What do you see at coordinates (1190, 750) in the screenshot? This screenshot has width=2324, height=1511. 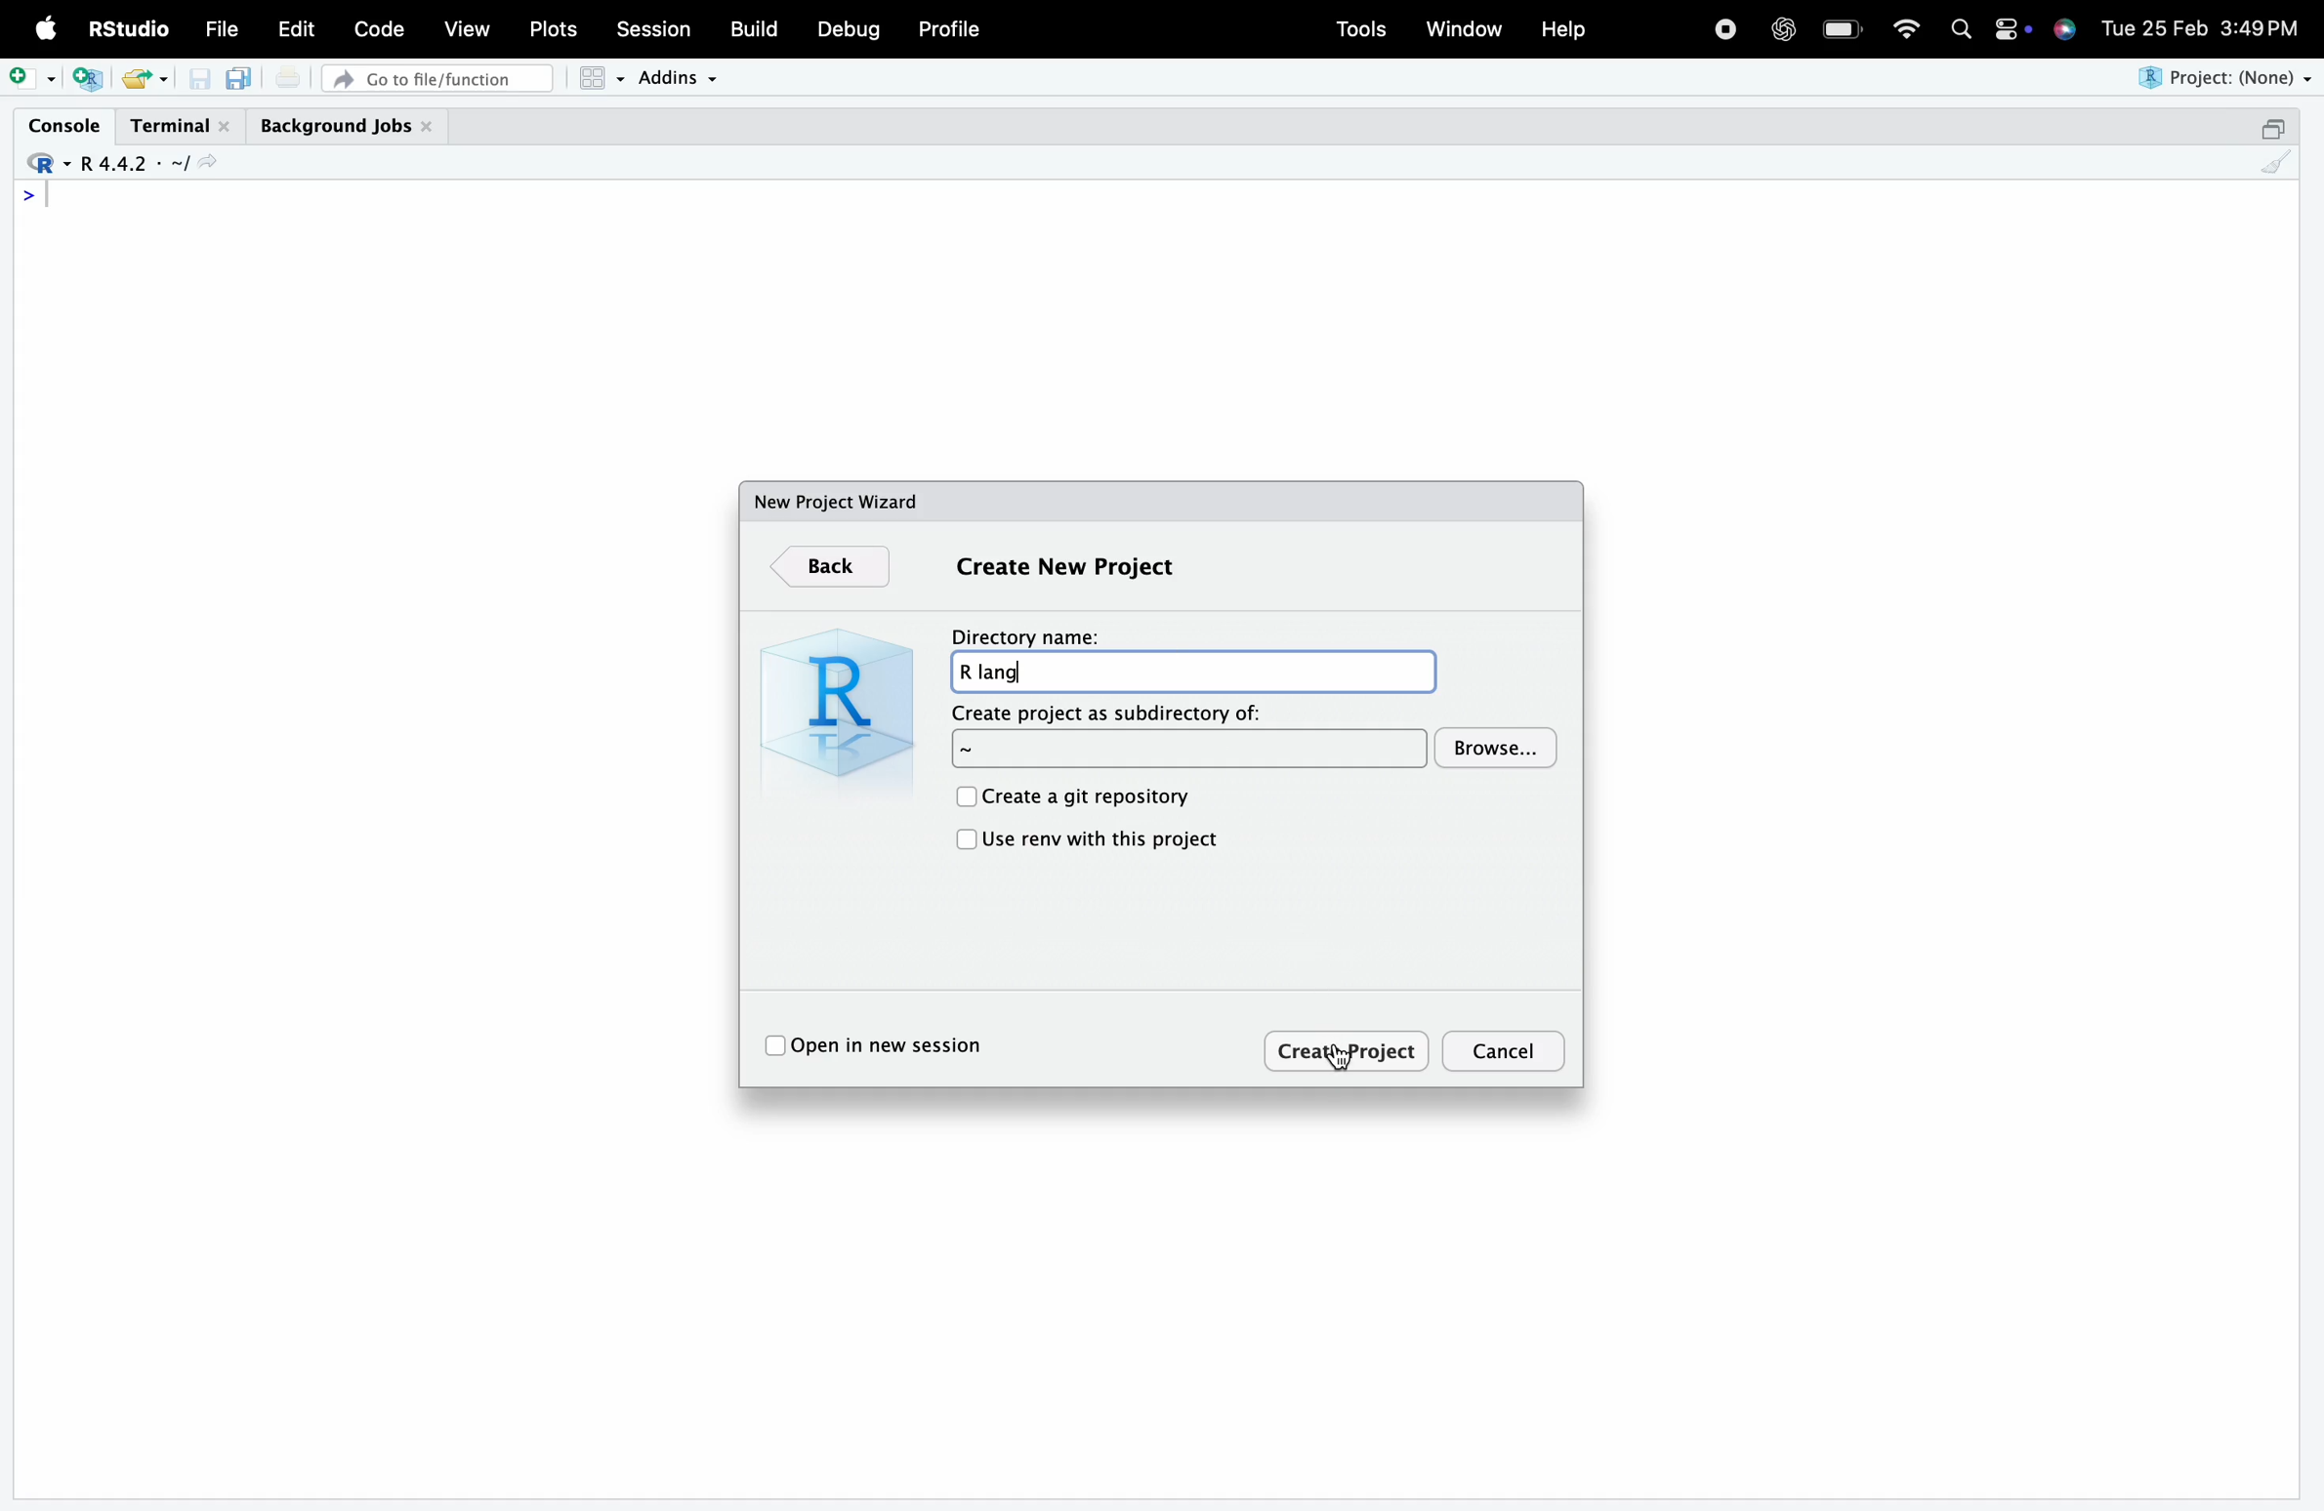 I see `Create project as subdirectory of:` at bounding box center [1190, 750].